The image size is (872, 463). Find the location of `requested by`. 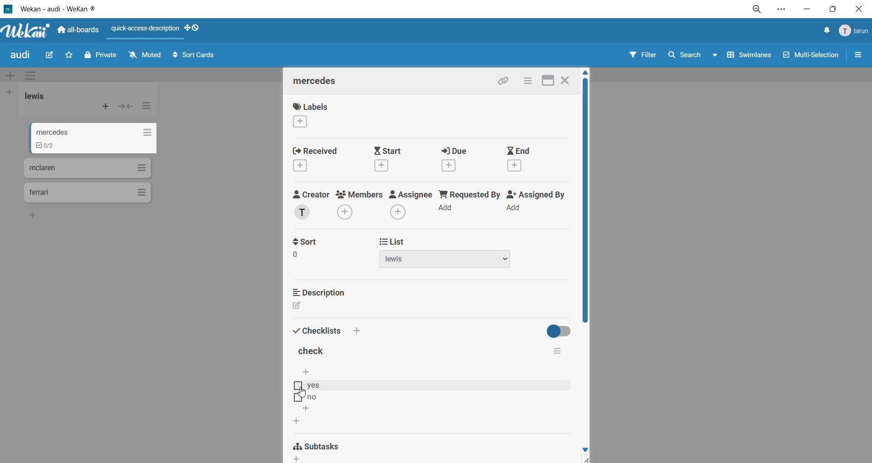

requested by is located at coordinates (468, 203).